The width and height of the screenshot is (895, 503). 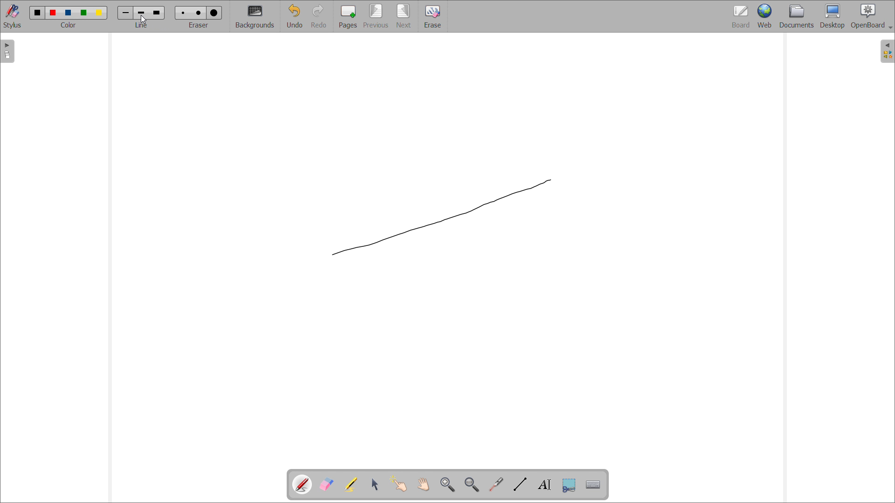 I want to click on color, so click(x=54, y=13).